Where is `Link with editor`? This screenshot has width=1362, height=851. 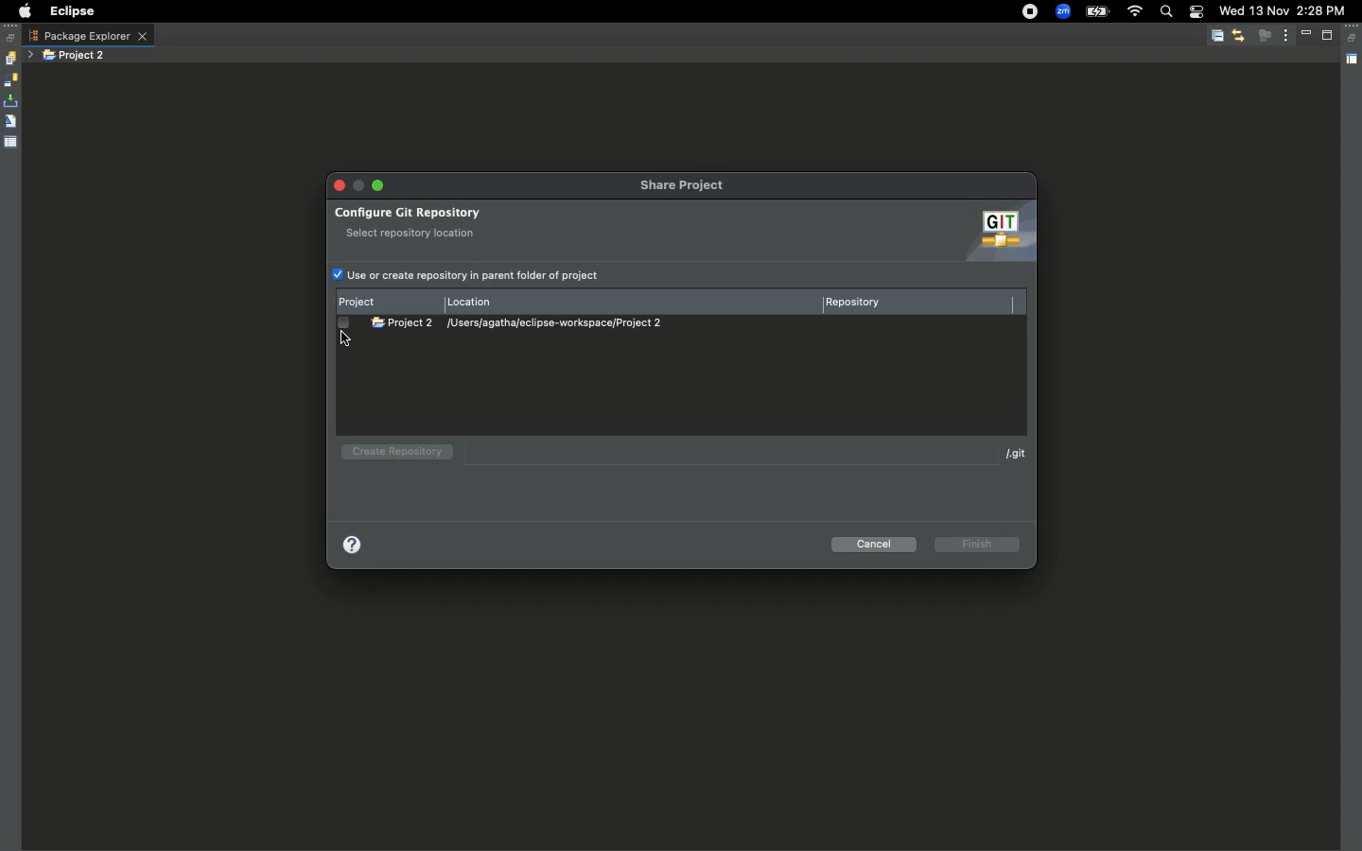 Link with editor is located at coordinates (1238, 35).